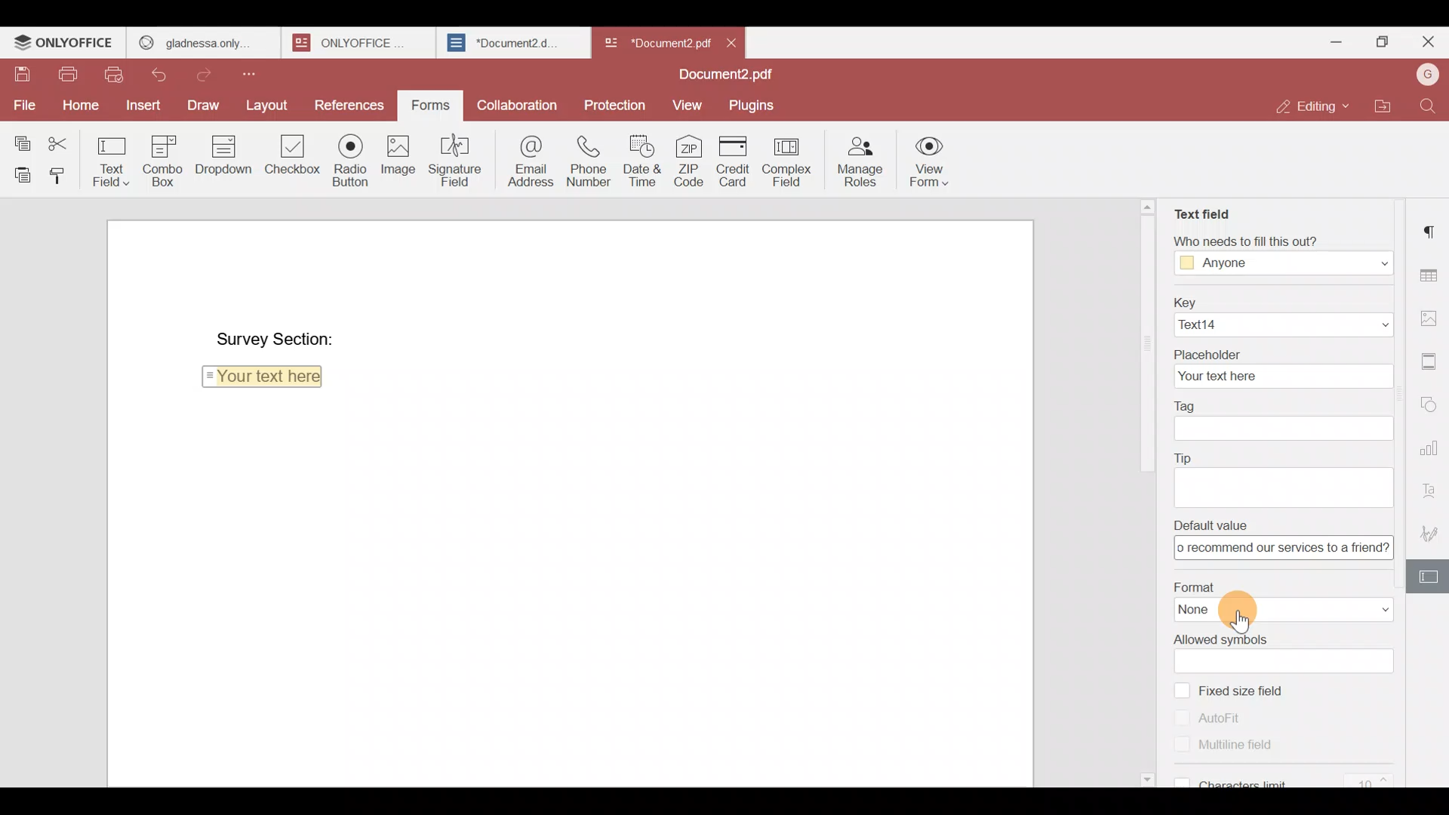 This screenshot has width=1449, height=815. I want to click on Cursor, so click(1250, 623).